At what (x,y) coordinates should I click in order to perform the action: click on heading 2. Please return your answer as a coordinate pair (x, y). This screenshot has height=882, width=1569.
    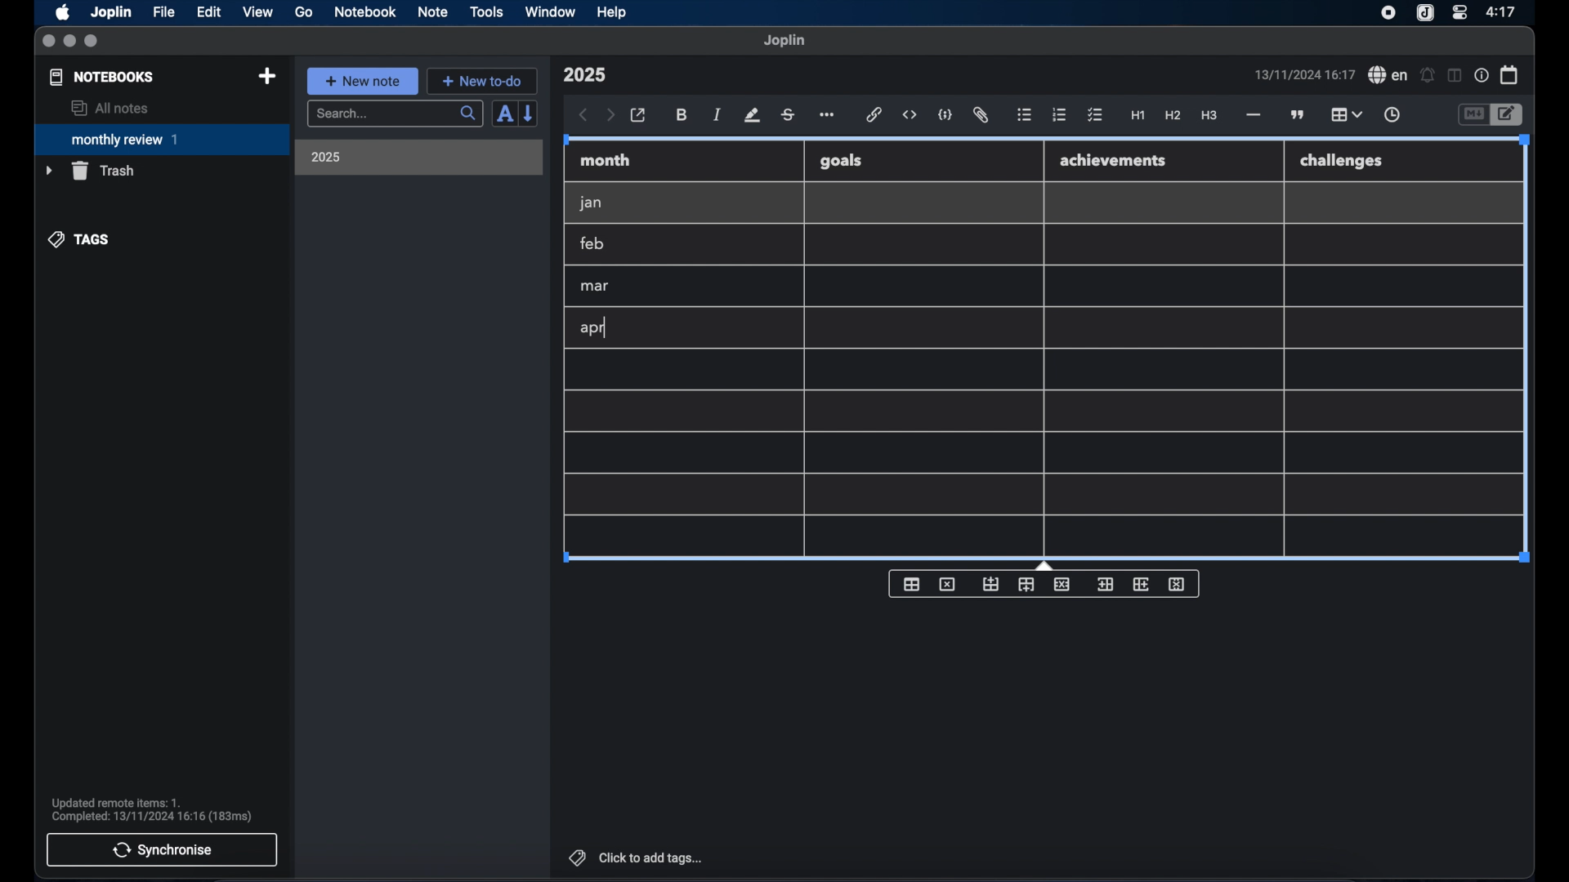
    Looking at the image, I should click on (1173, 116).